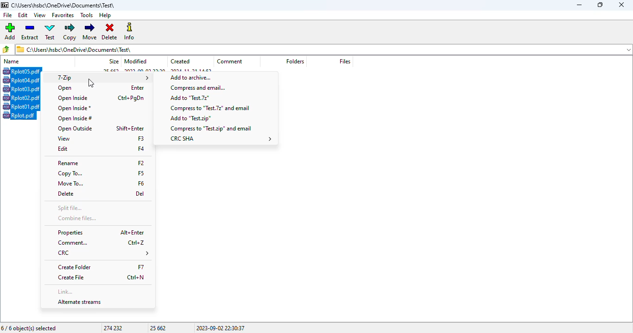  What do you see at coordinates (199, 88) in the screenshot?
I see `compress and email` at bounding box center [199, 88].